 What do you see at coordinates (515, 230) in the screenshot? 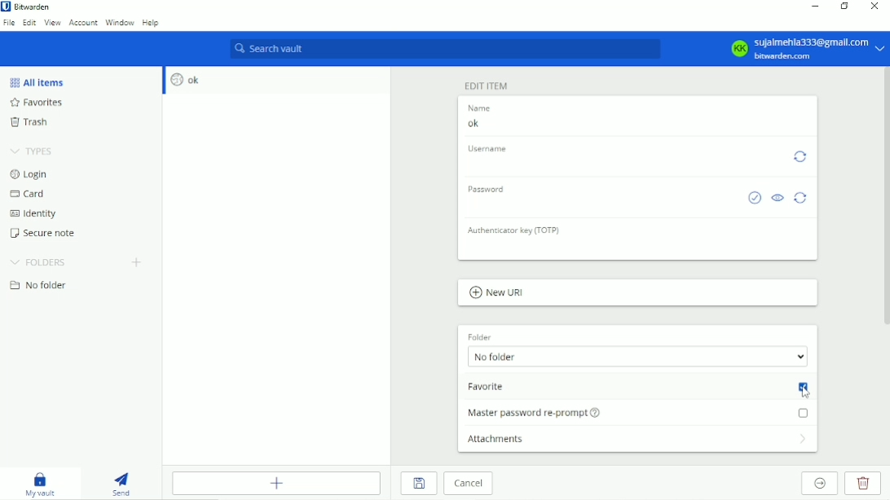
I see `Authenticator key (TOTP)` at bounding box center [515, 230].